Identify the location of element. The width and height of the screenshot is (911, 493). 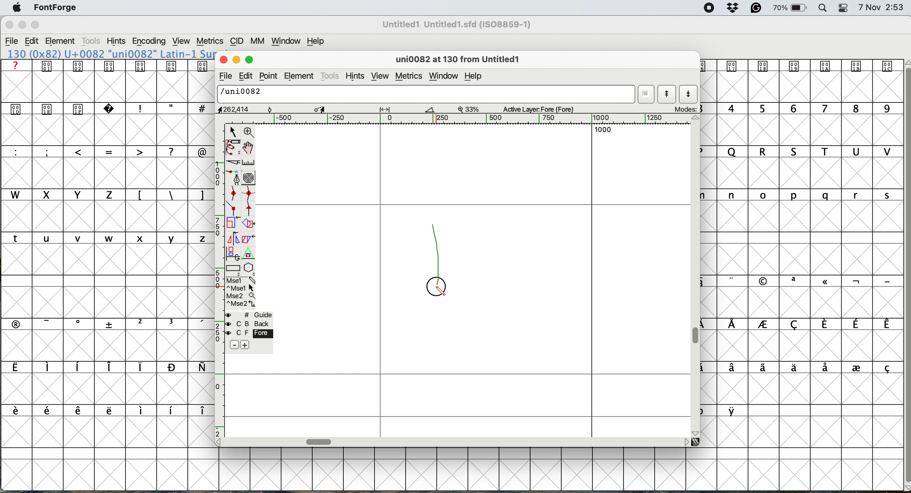
(300, 76).